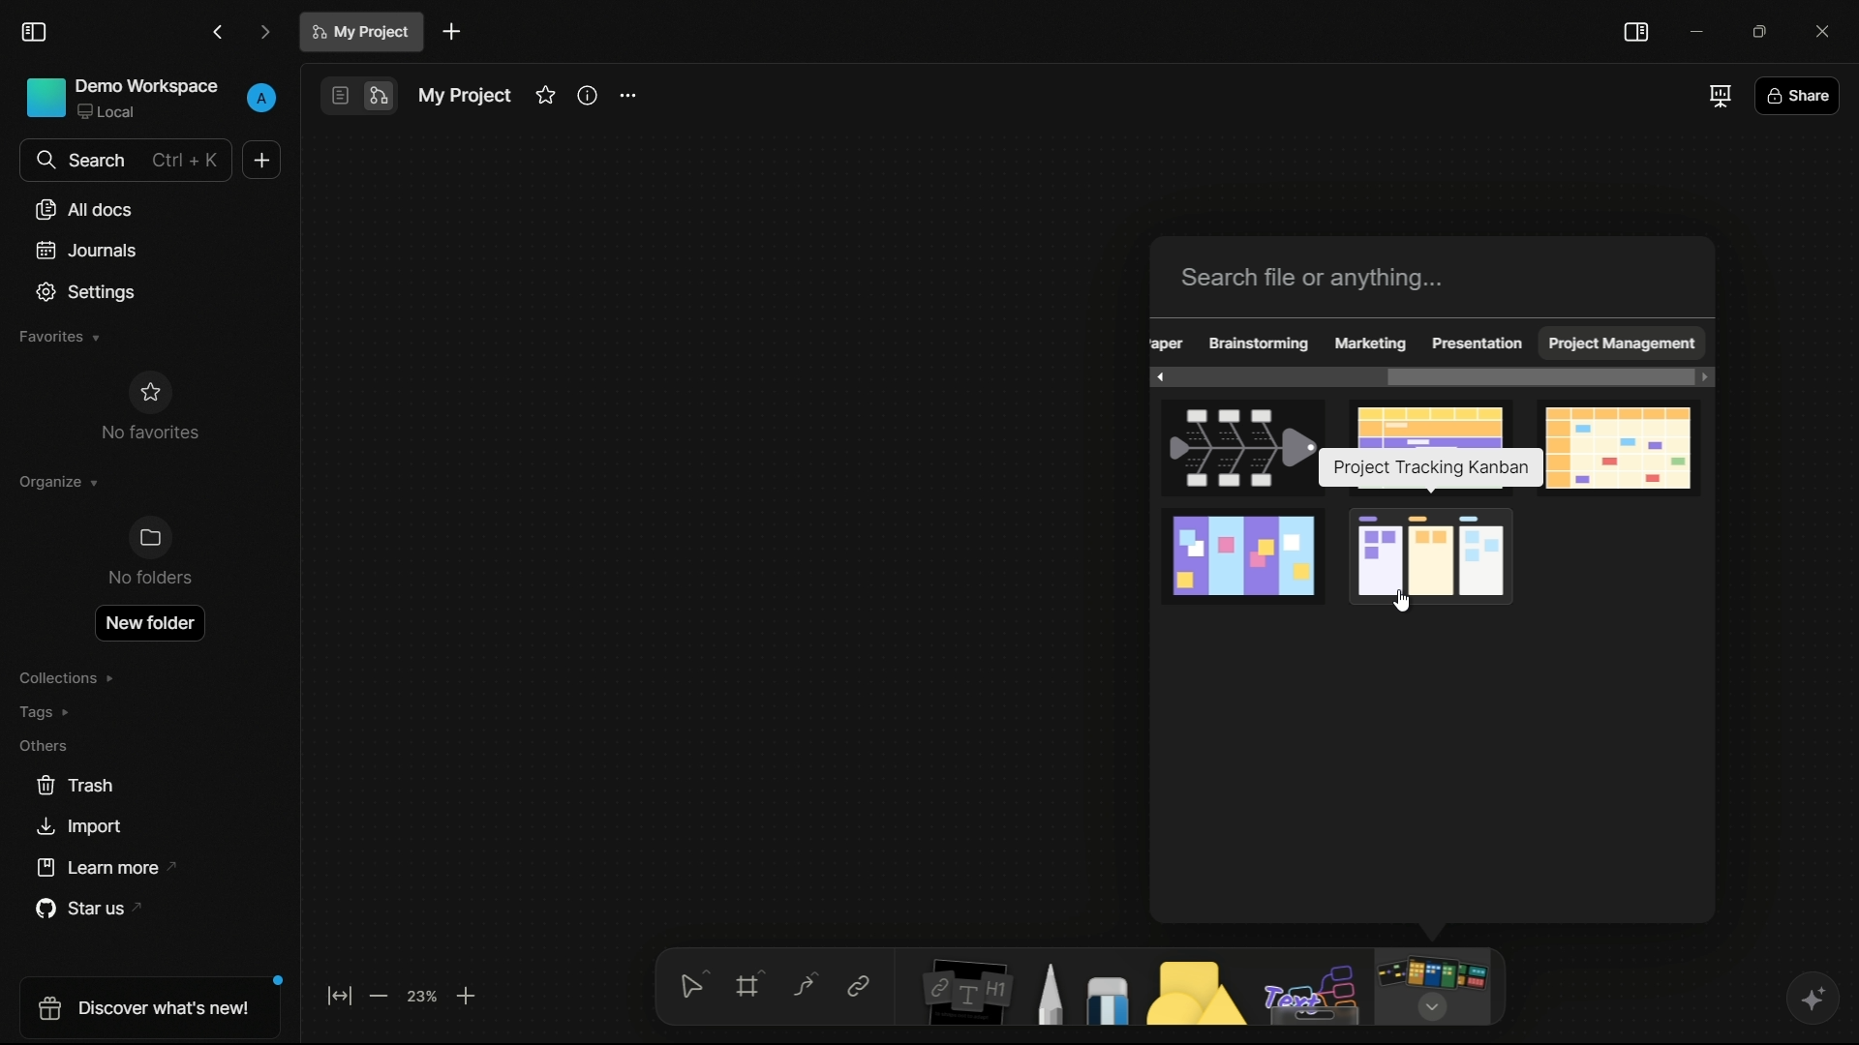  Describe the element at coordinates (1242, 558) in the screenshot. I see `project planning template` at that location.